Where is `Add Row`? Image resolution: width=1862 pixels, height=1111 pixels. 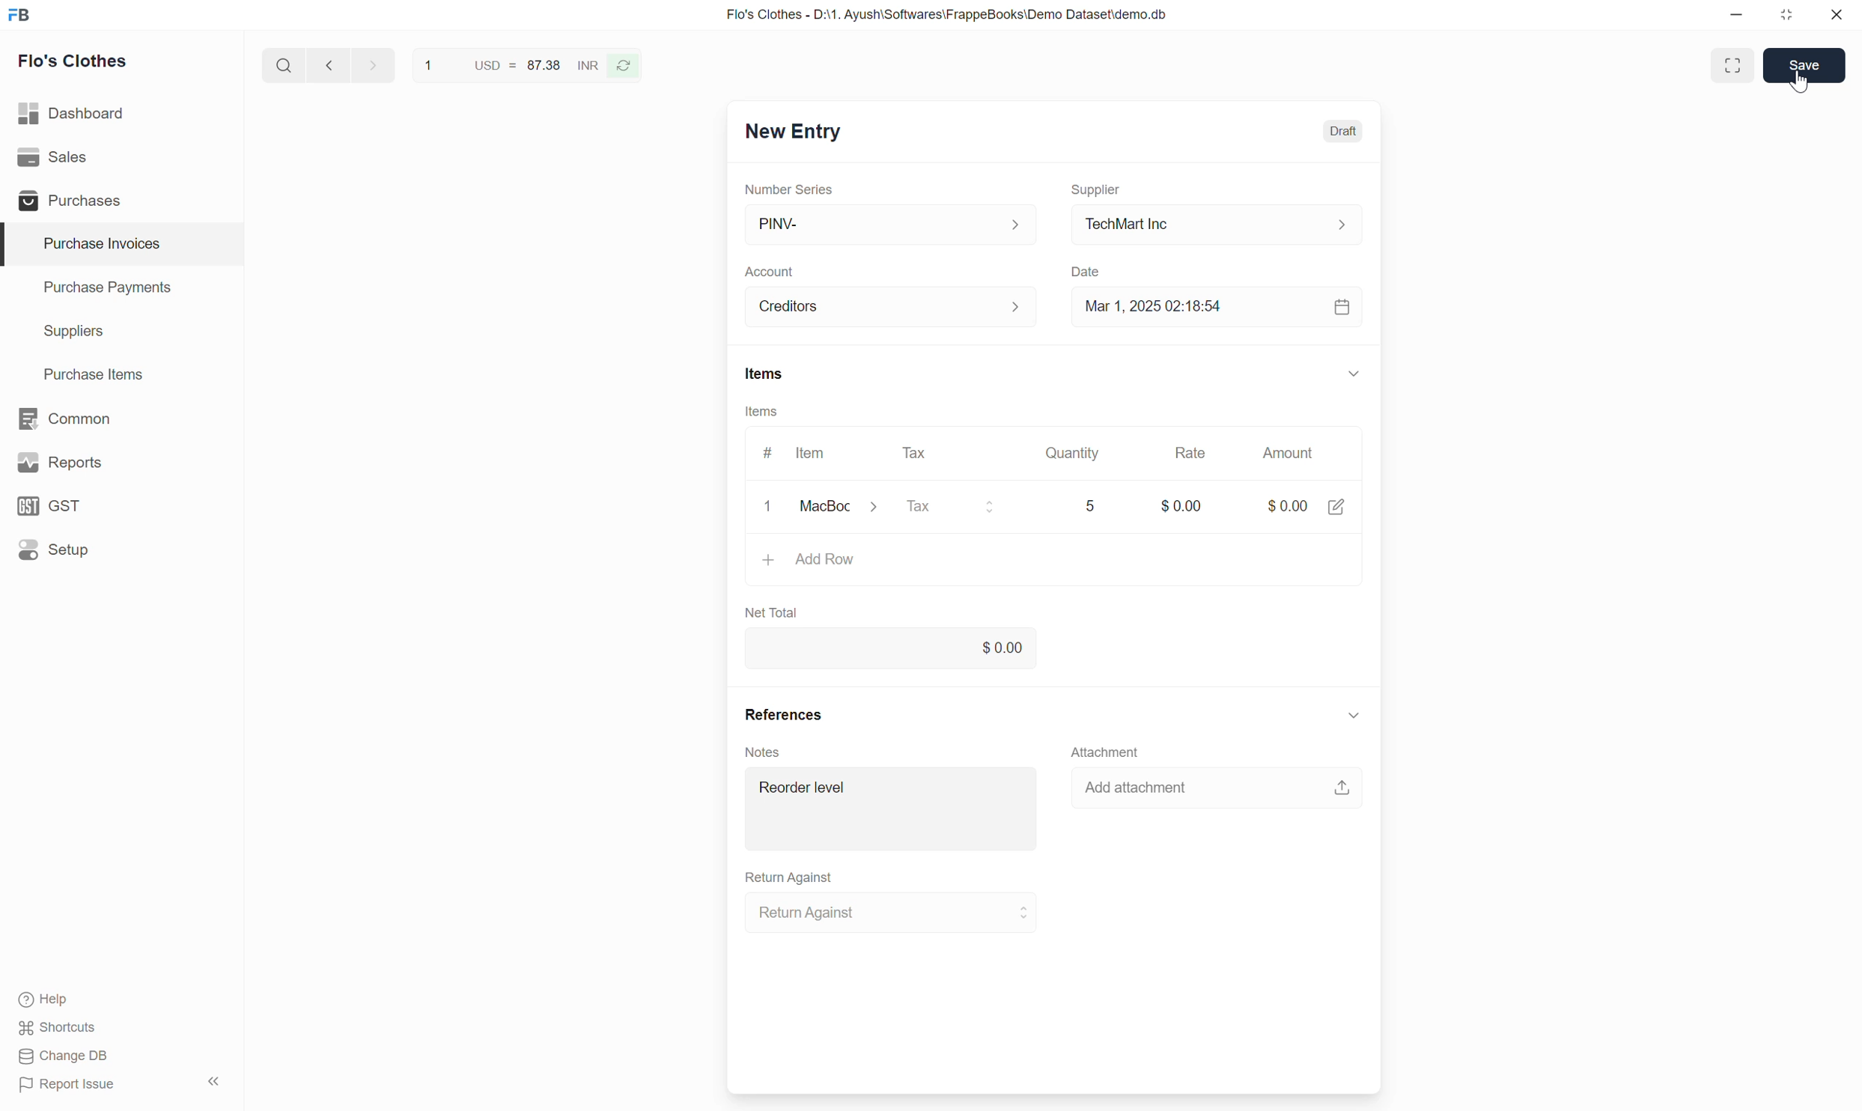 Add Row is located at coordinates (1055, 565).